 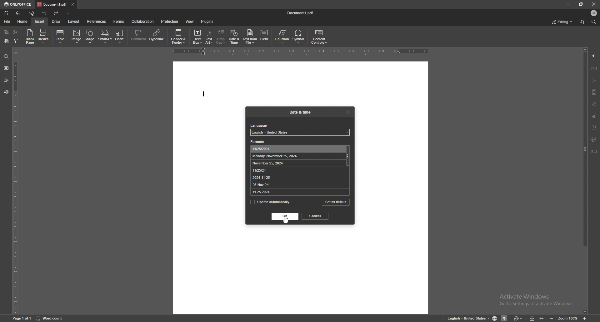 I want to click on profile, so click(x=593, y=13).